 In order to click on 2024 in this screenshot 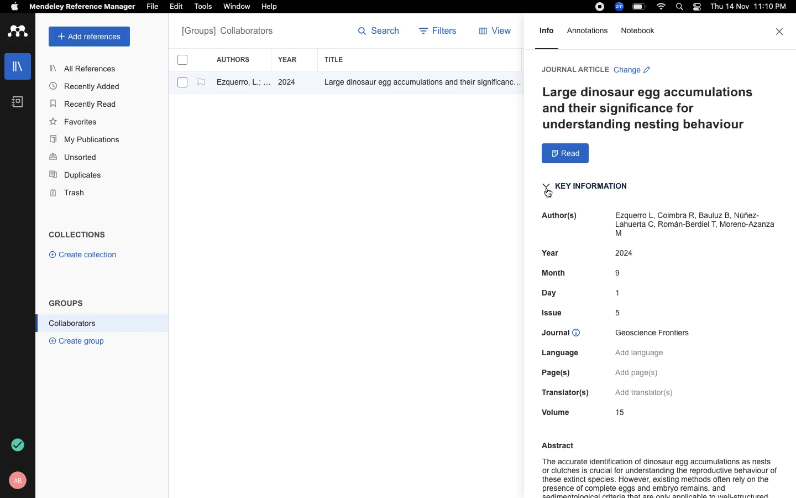, I will do `click(289, 83)`.